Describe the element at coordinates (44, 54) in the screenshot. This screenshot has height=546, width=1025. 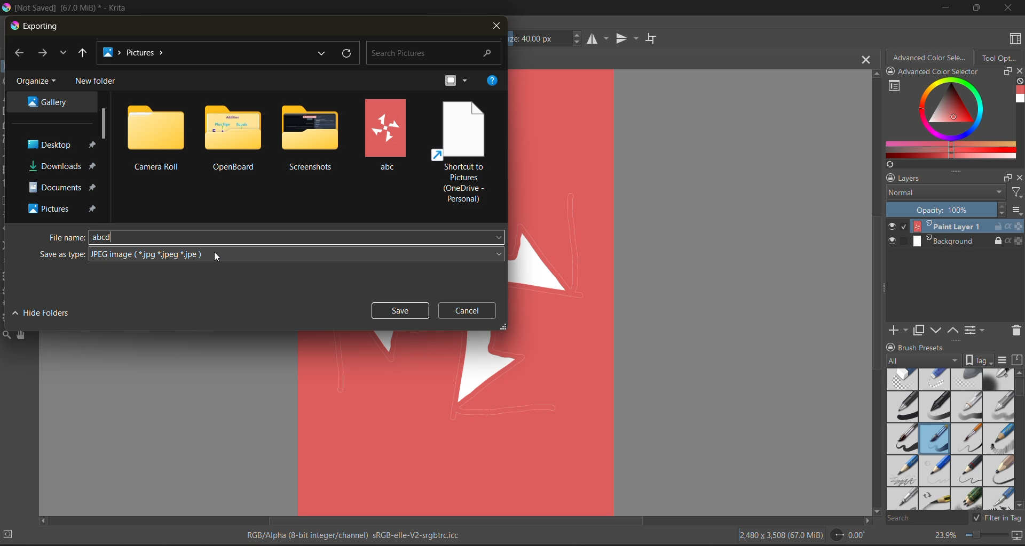
I see `next` at that location.